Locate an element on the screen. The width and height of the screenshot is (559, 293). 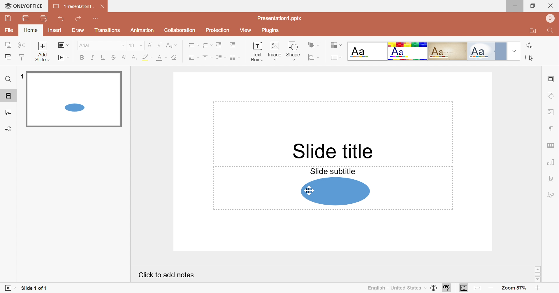
Subscript is located at coordinates (135, 58).